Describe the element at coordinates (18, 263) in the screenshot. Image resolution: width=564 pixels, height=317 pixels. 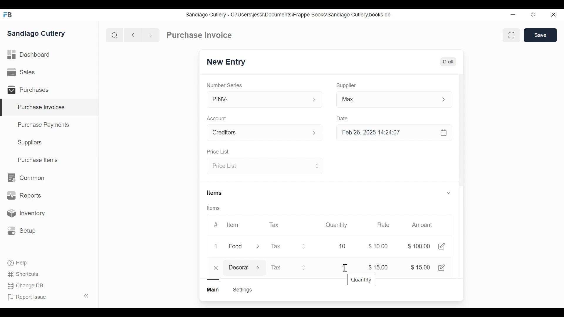
I see `Help` at that location.